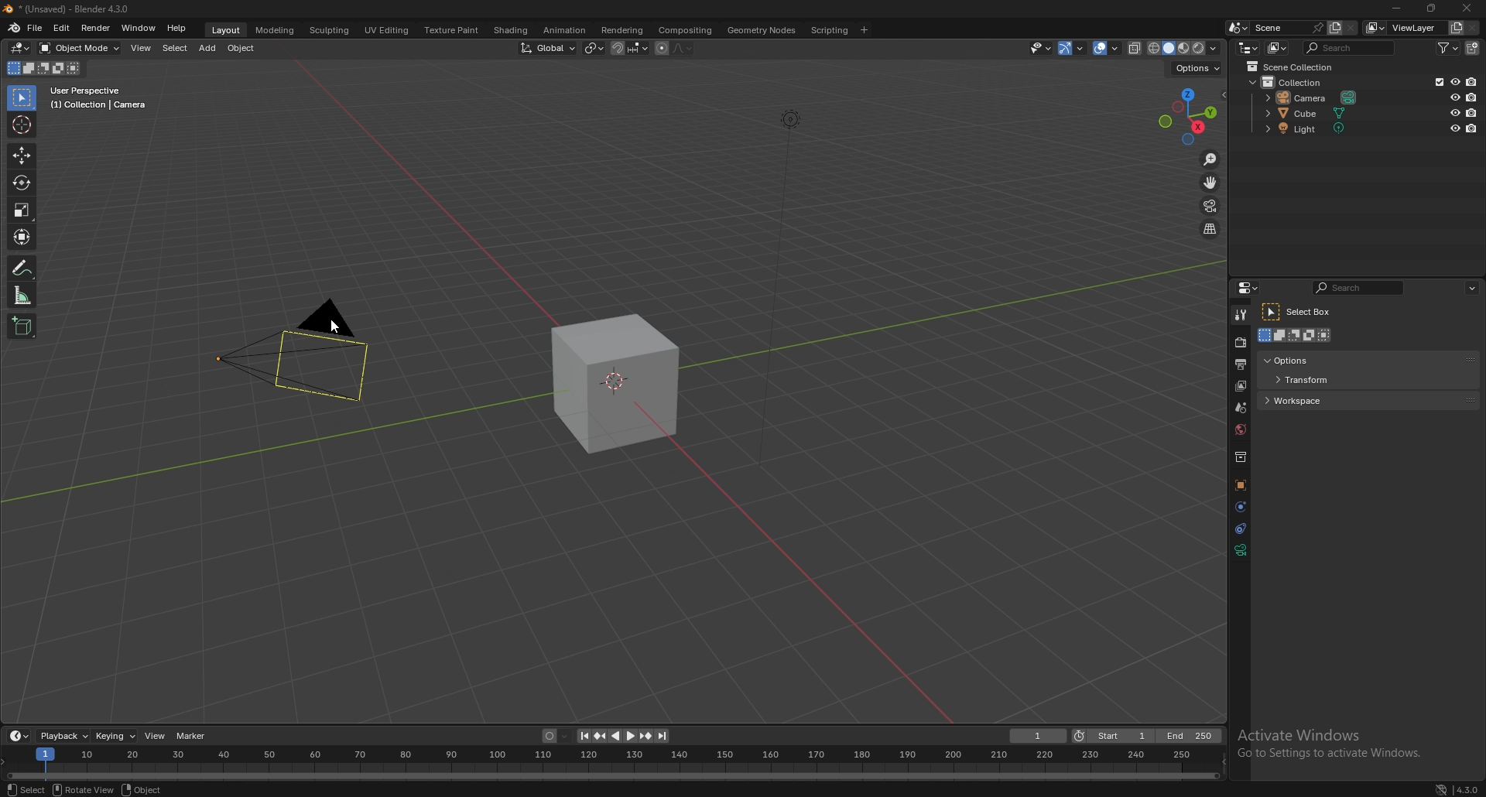  Describe the element at coordinates (275, 31) in the screenshot. I see `modeling` at that location.